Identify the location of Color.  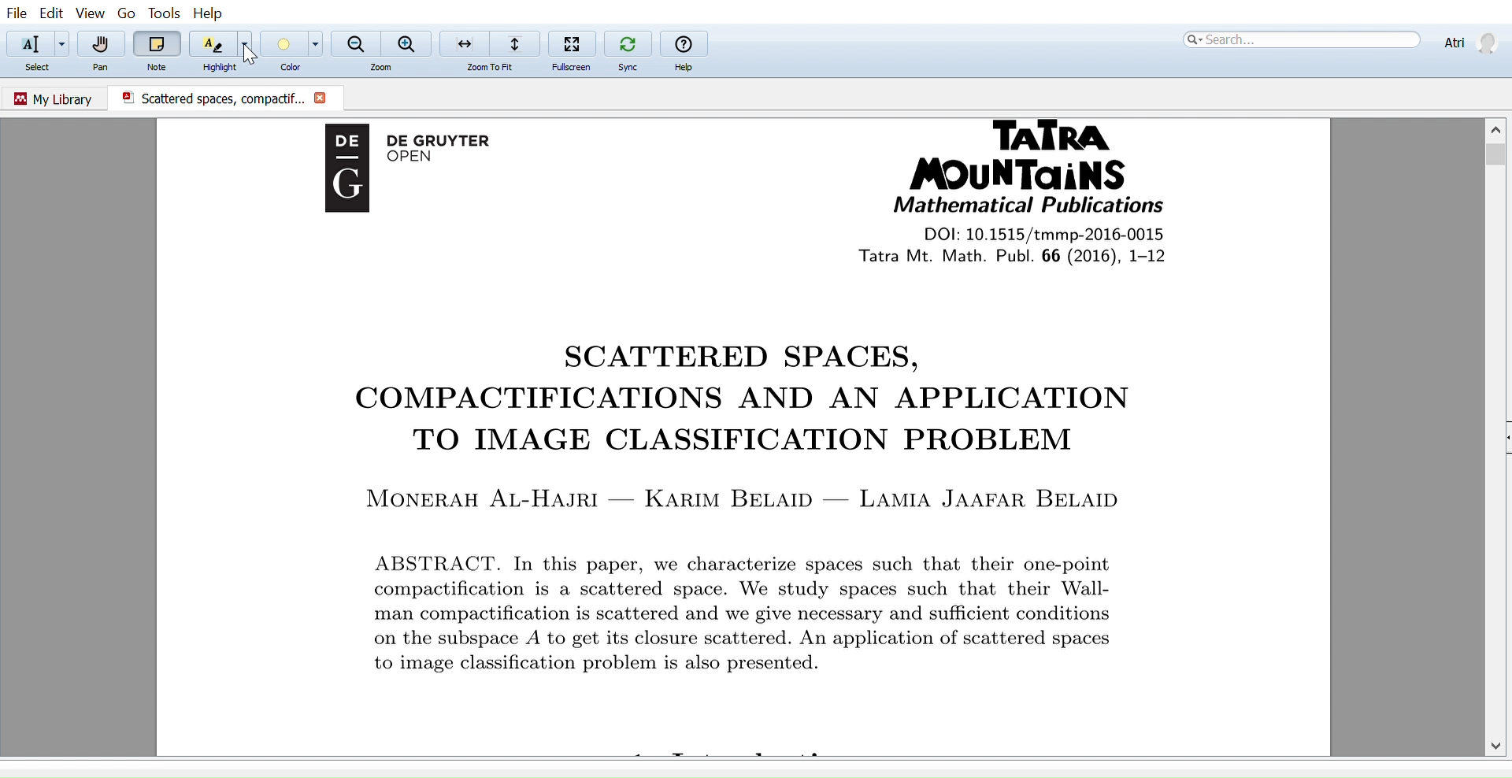
(282, 43).